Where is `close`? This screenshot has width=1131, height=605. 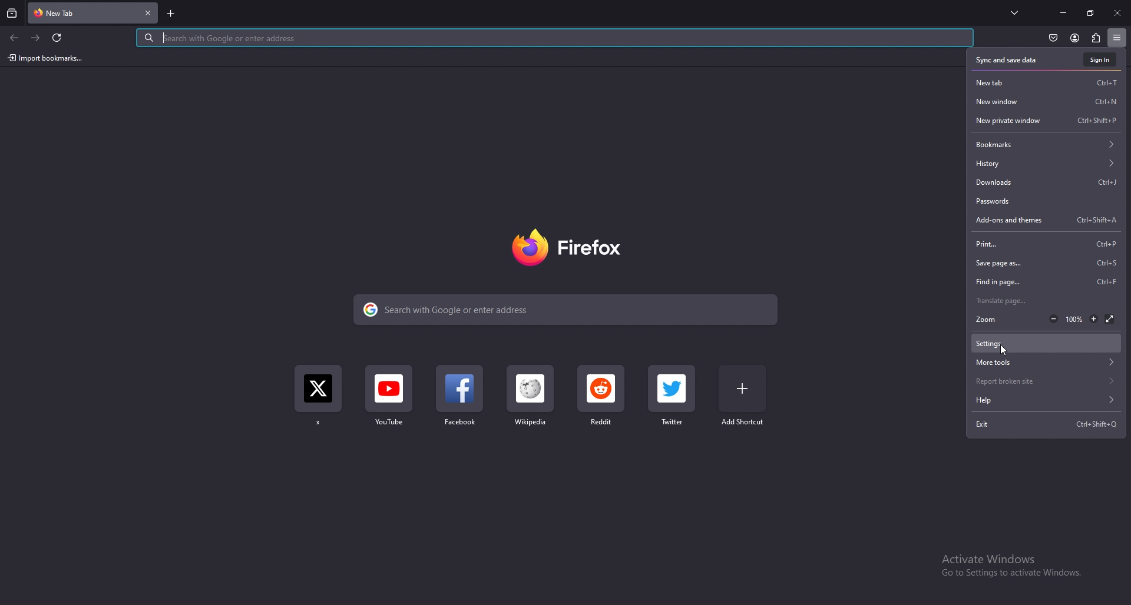 close is located at coordinates (1116, 14).